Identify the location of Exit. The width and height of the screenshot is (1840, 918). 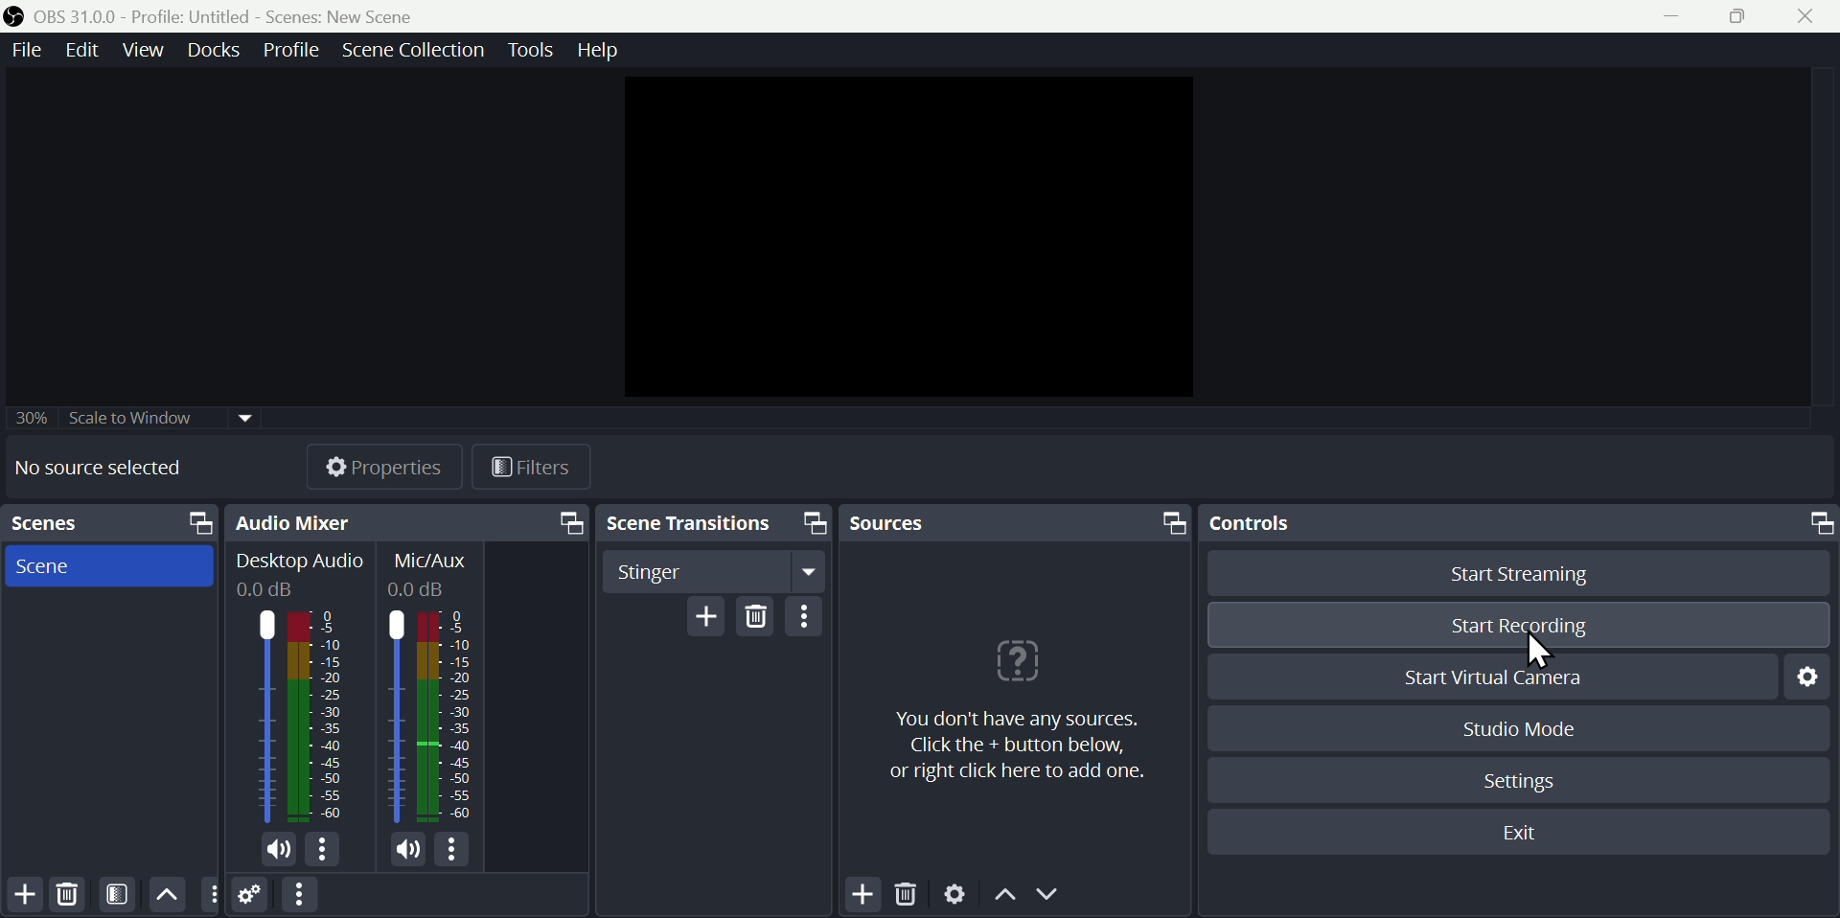
(1513, 835).